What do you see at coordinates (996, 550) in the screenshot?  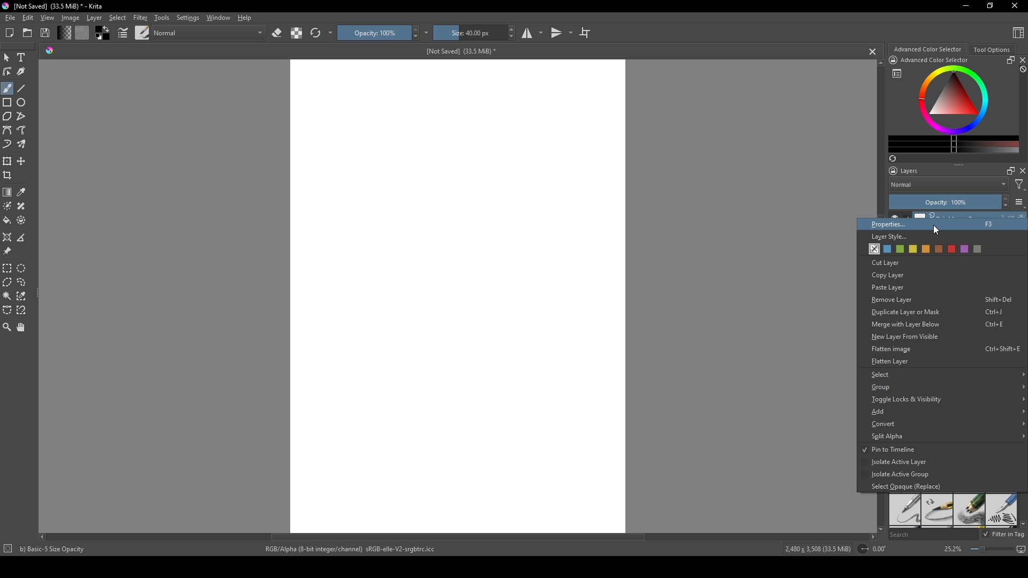 I see `screen size` at bounding box center [996, 550].